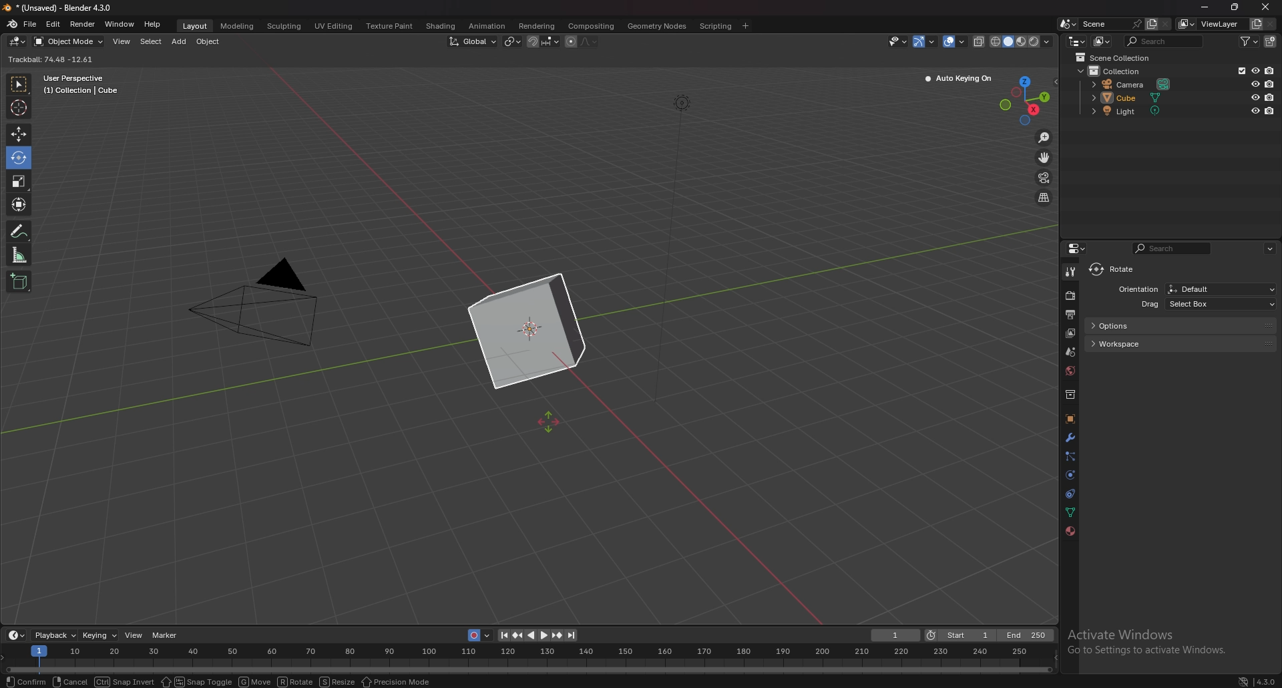 Image resolution: width=1282 pixels, height=688 pixels. I want to click on help, so click(154, 25).